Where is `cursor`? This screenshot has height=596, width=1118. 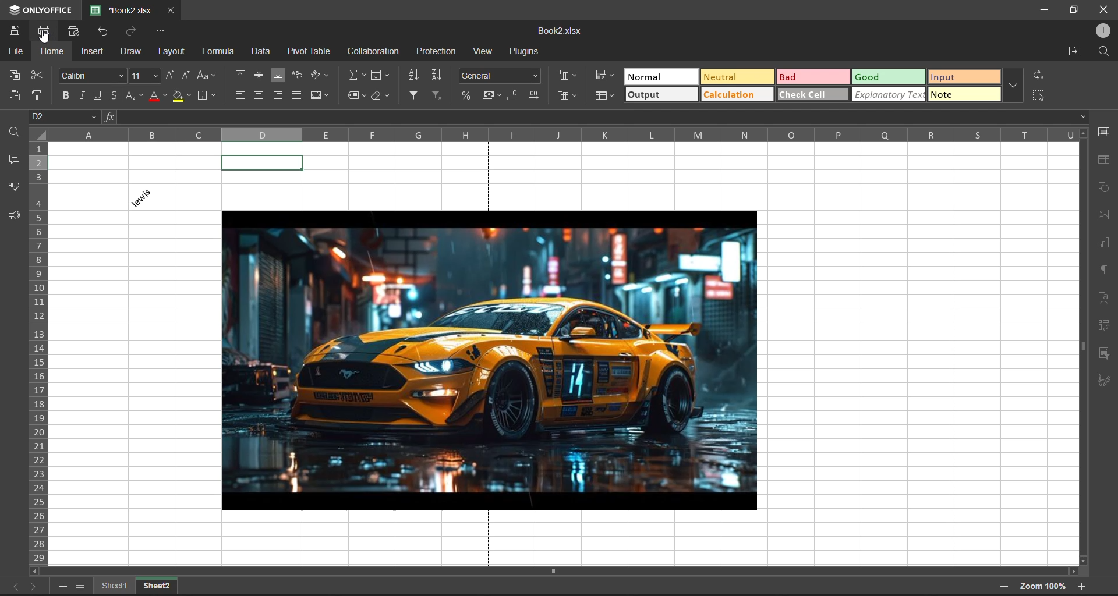 cursor is located at coordinates (44, 38).